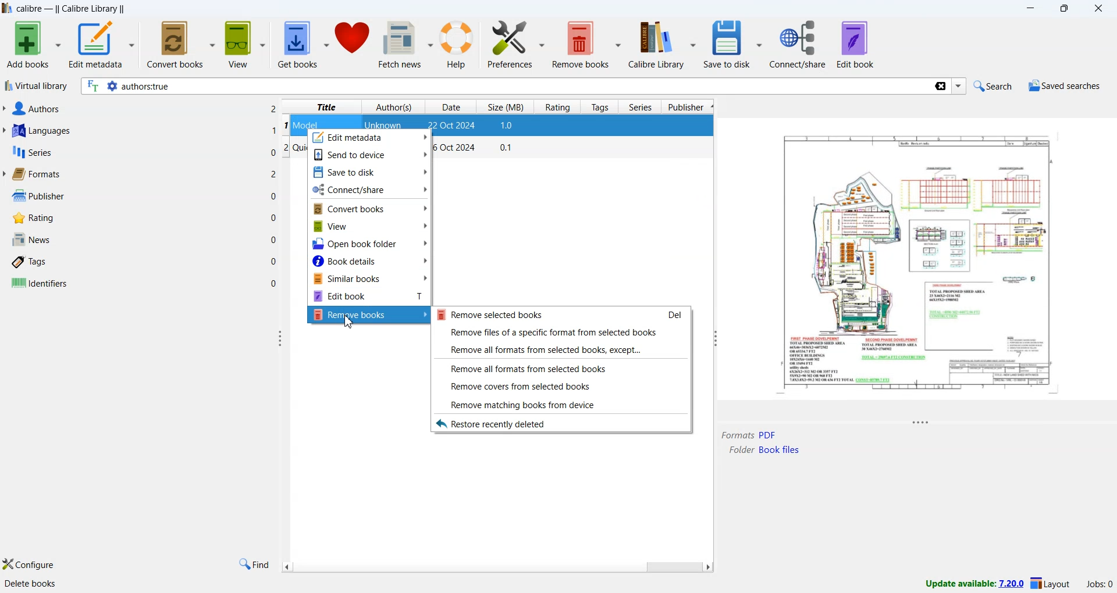 The height and width of the screenshot is (593, 1117). Describe the element at coordinates (281, 338) in the screenshot. I see `customize width` at that location.